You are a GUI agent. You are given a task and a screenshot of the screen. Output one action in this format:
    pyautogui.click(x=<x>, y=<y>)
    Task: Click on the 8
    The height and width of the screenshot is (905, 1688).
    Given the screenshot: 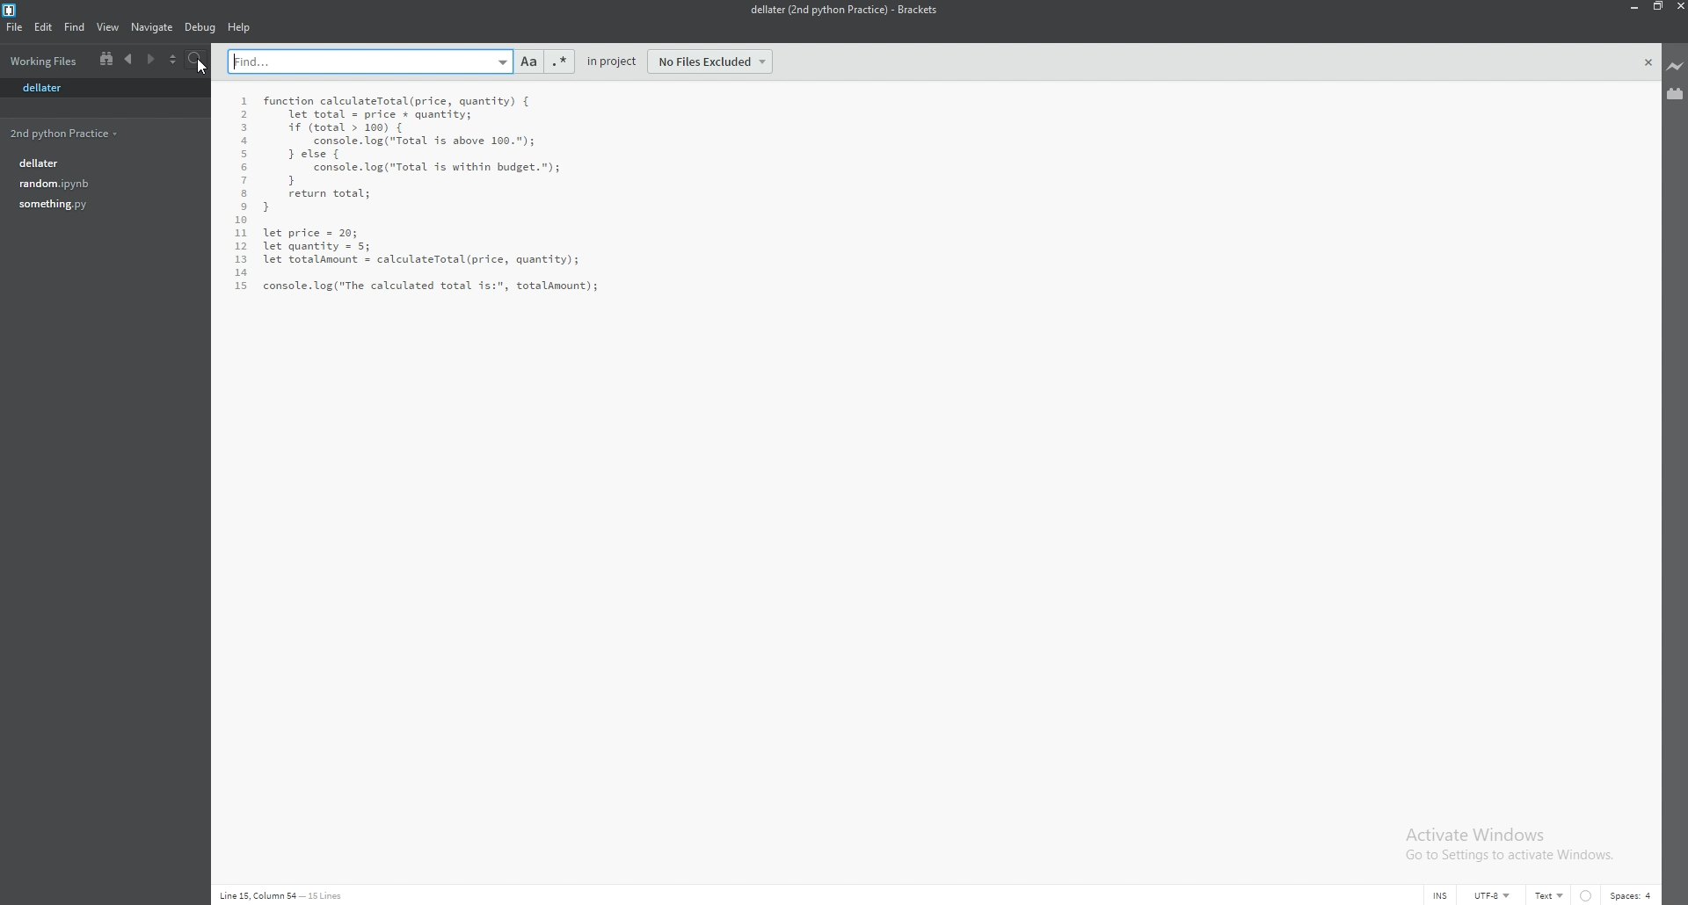 What is the action you would take?
    pyautogui.click(x=242, y=194)
    